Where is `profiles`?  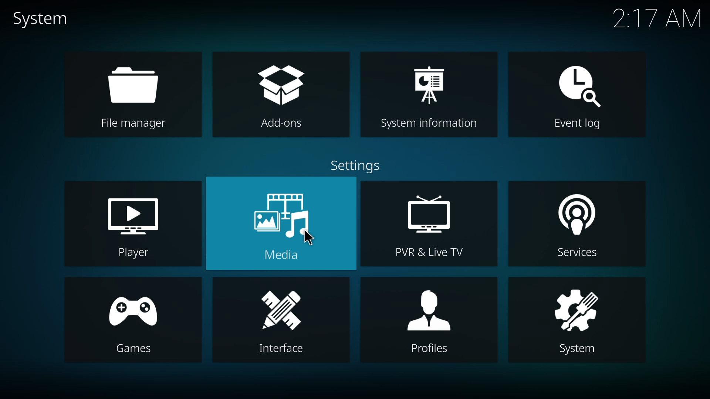
profiles is located at coordinates (425, 321).